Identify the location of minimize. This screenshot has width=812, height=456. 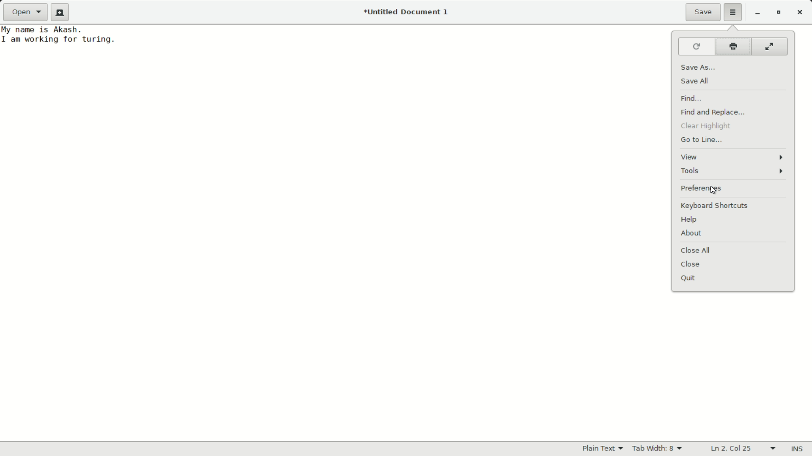
(757, 14).